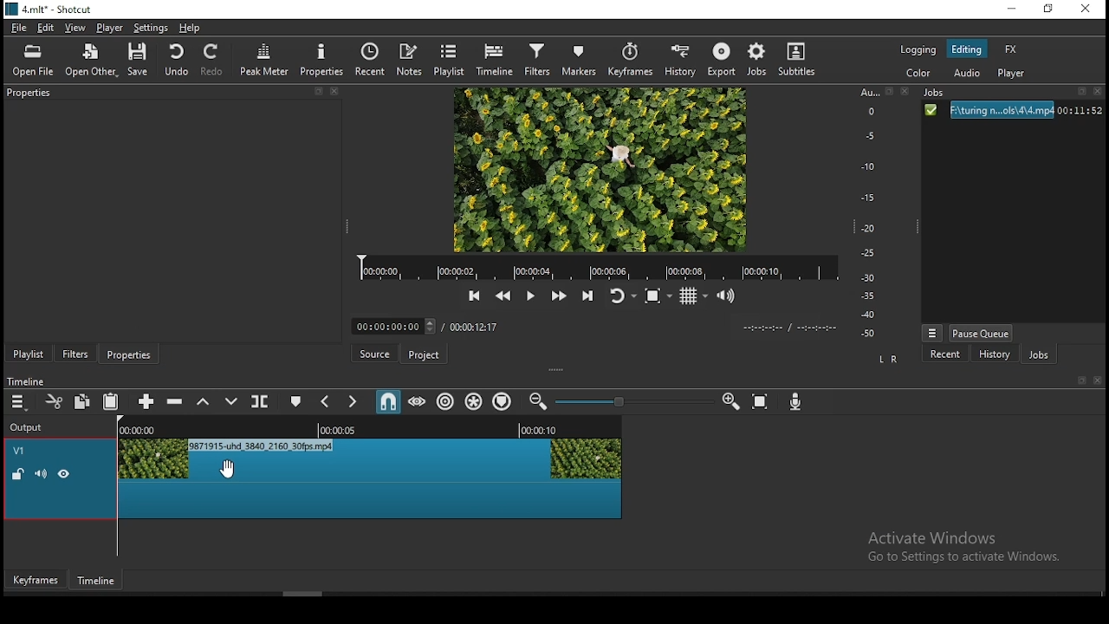 Image resolution: width=1109 pixels, height=624 pixels. Describe the element at coordinates (265, 59) in the screenshot. I see `peak meter` at that location.